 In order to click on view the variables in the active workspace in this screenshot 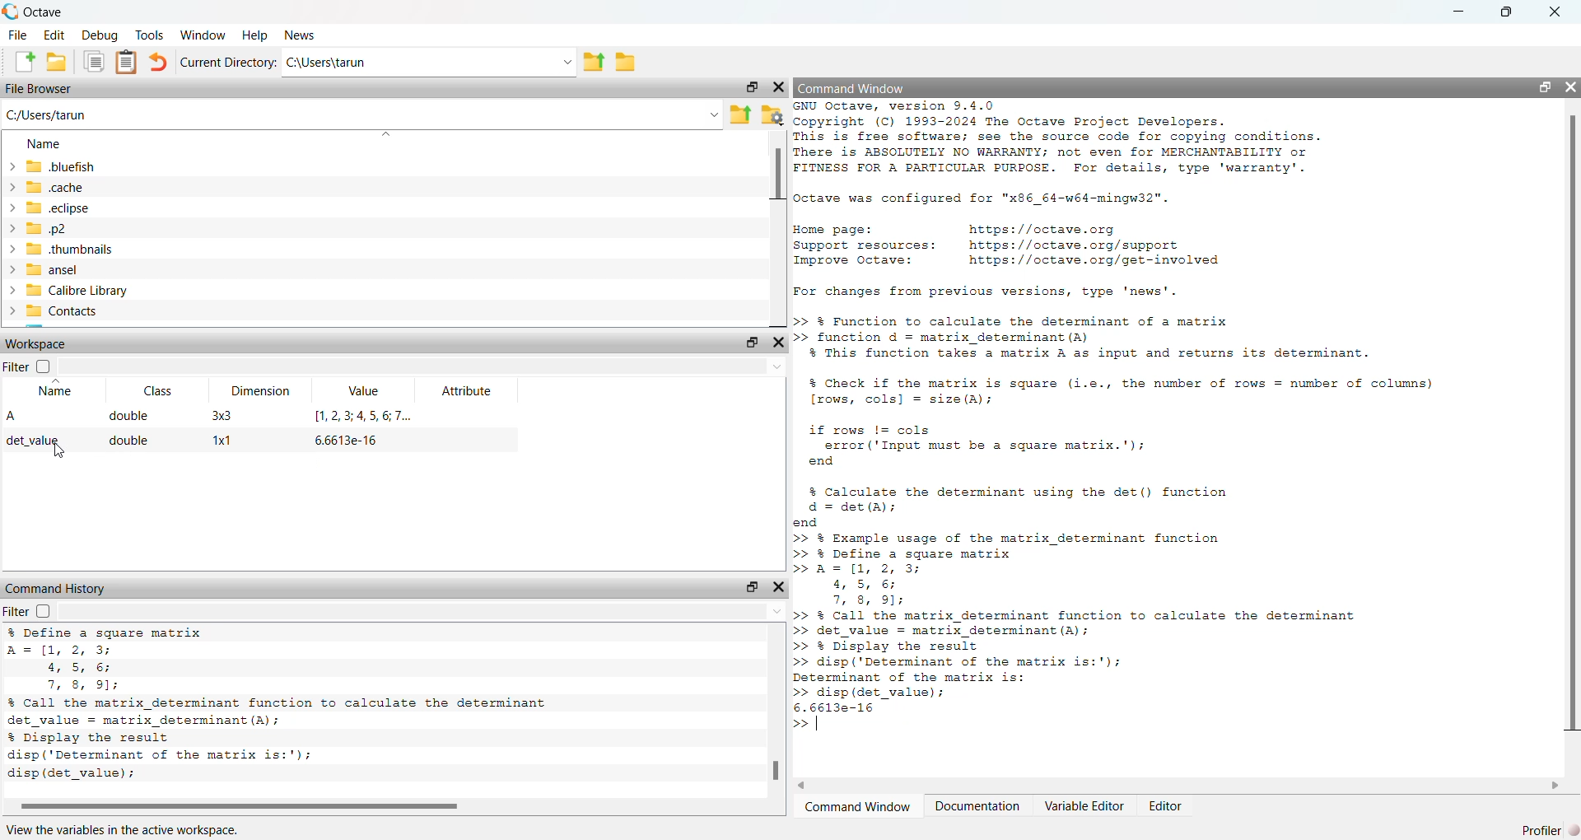, I will do `click(142, 828)`.